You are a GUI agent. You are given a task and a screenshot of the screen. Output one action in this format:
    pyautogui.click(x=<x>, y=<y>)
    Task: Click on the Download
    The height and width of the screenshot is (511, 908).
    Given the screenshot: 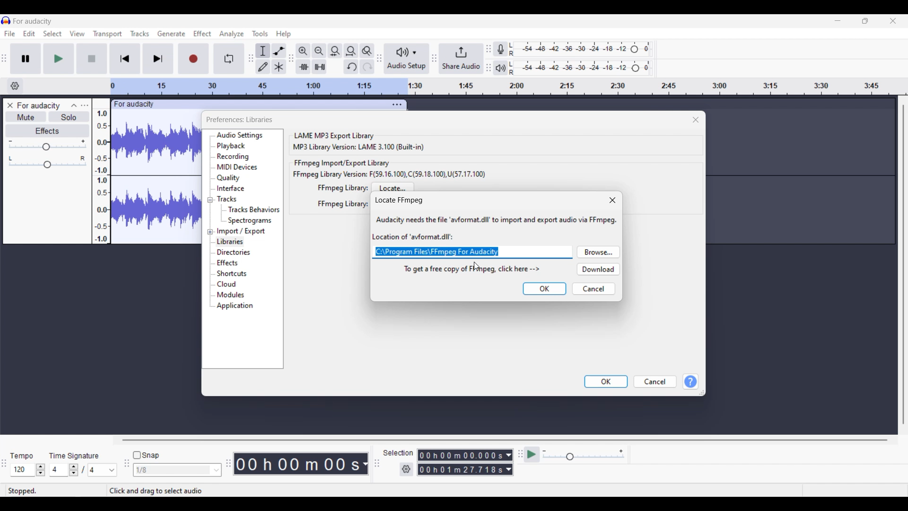 What is the action you would take?
    pyautogui.click(x=598, y=269)
    